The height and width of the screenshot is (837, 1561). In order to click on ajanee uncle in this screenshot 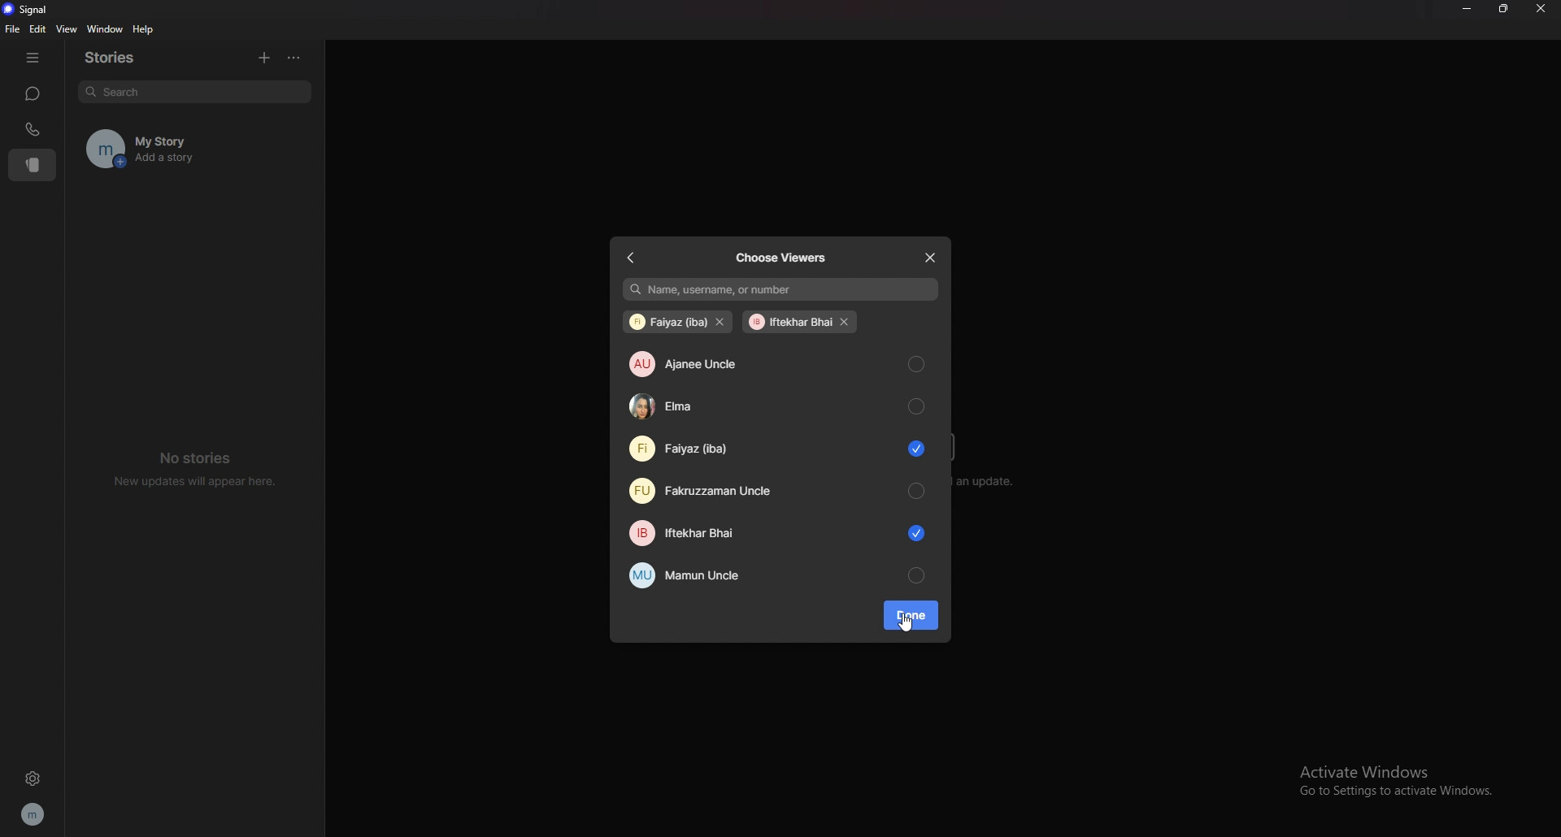, I will do `click(776, 363)`.